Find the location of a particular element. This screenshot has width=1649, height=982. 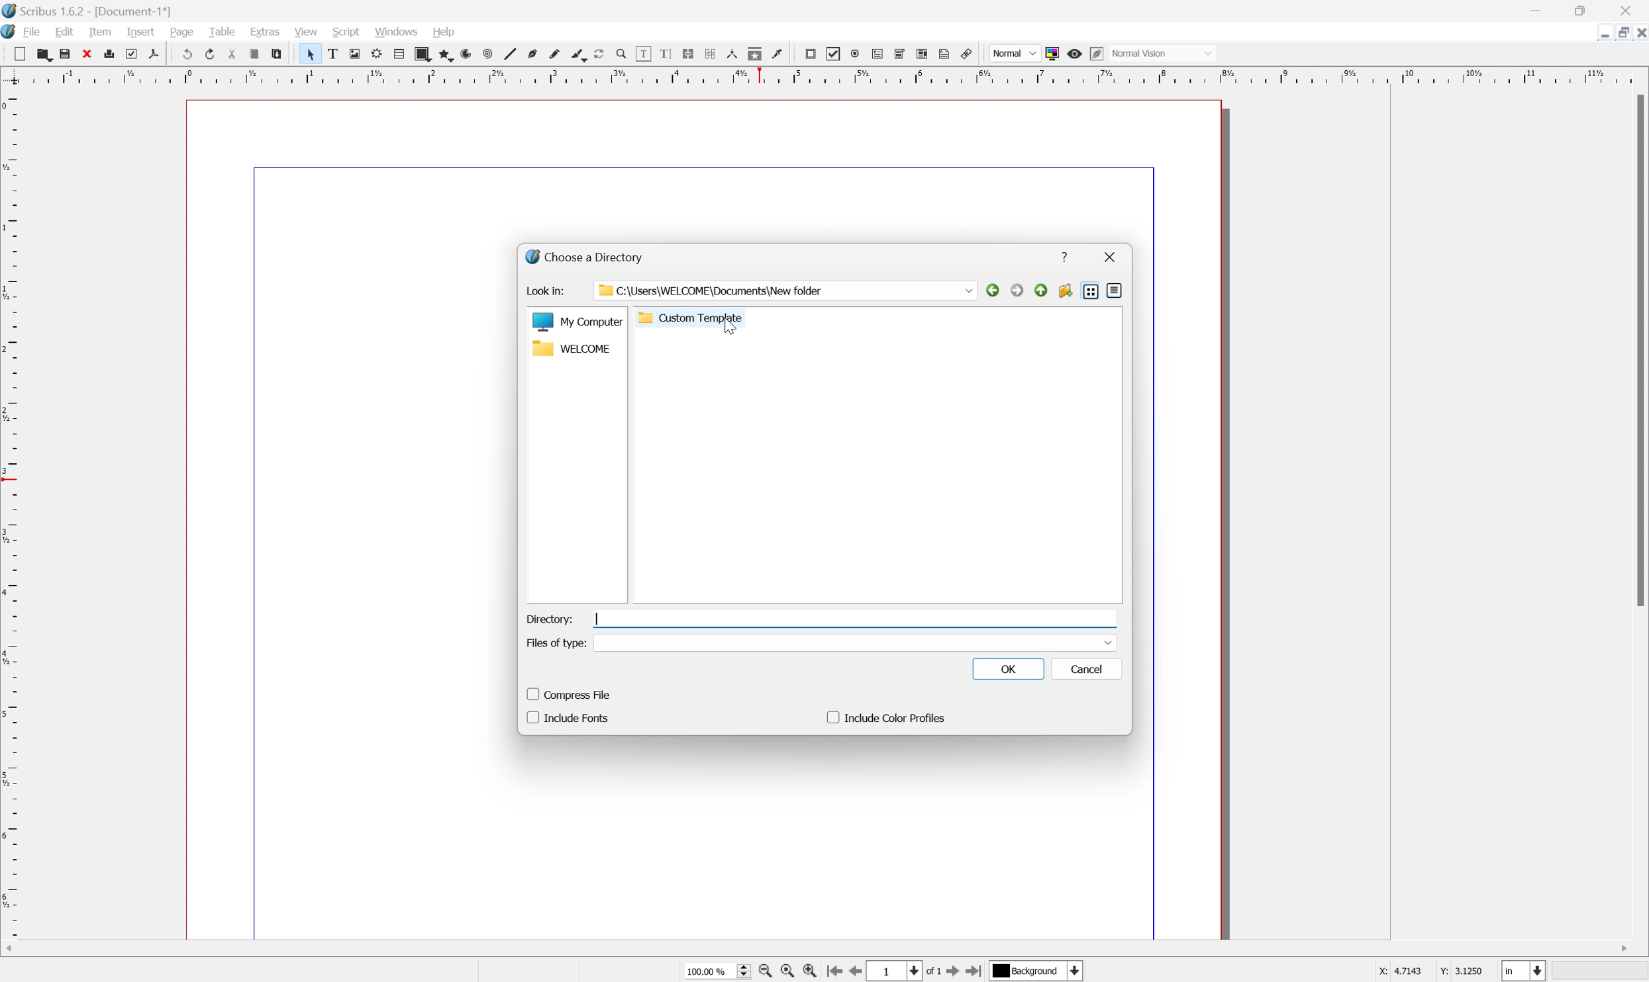

Select current page is located at coordinates (904, 973).